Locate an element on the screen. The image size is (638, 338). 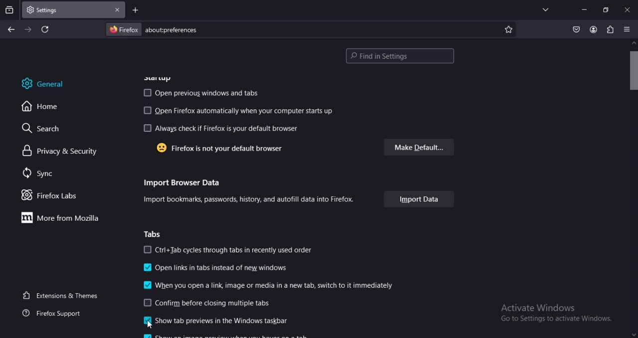
settings - current tab is located at coordinates (48, 10).